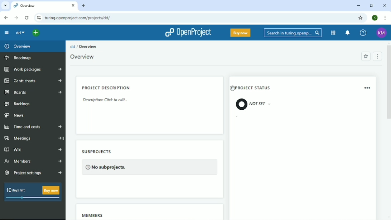  I want to click on News, so click(16, 115).